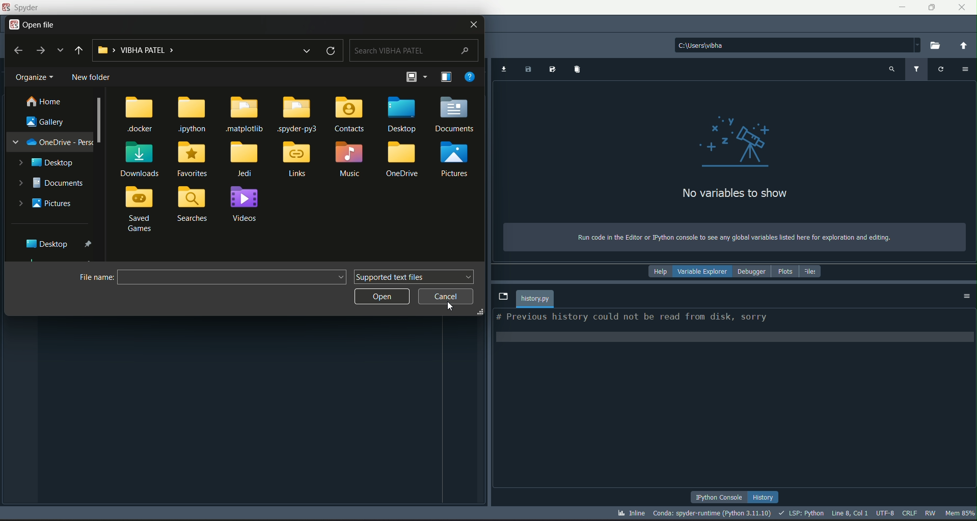 The height and width of the screenshot is (521, 977). I want to click on more options, so click(426, 76).